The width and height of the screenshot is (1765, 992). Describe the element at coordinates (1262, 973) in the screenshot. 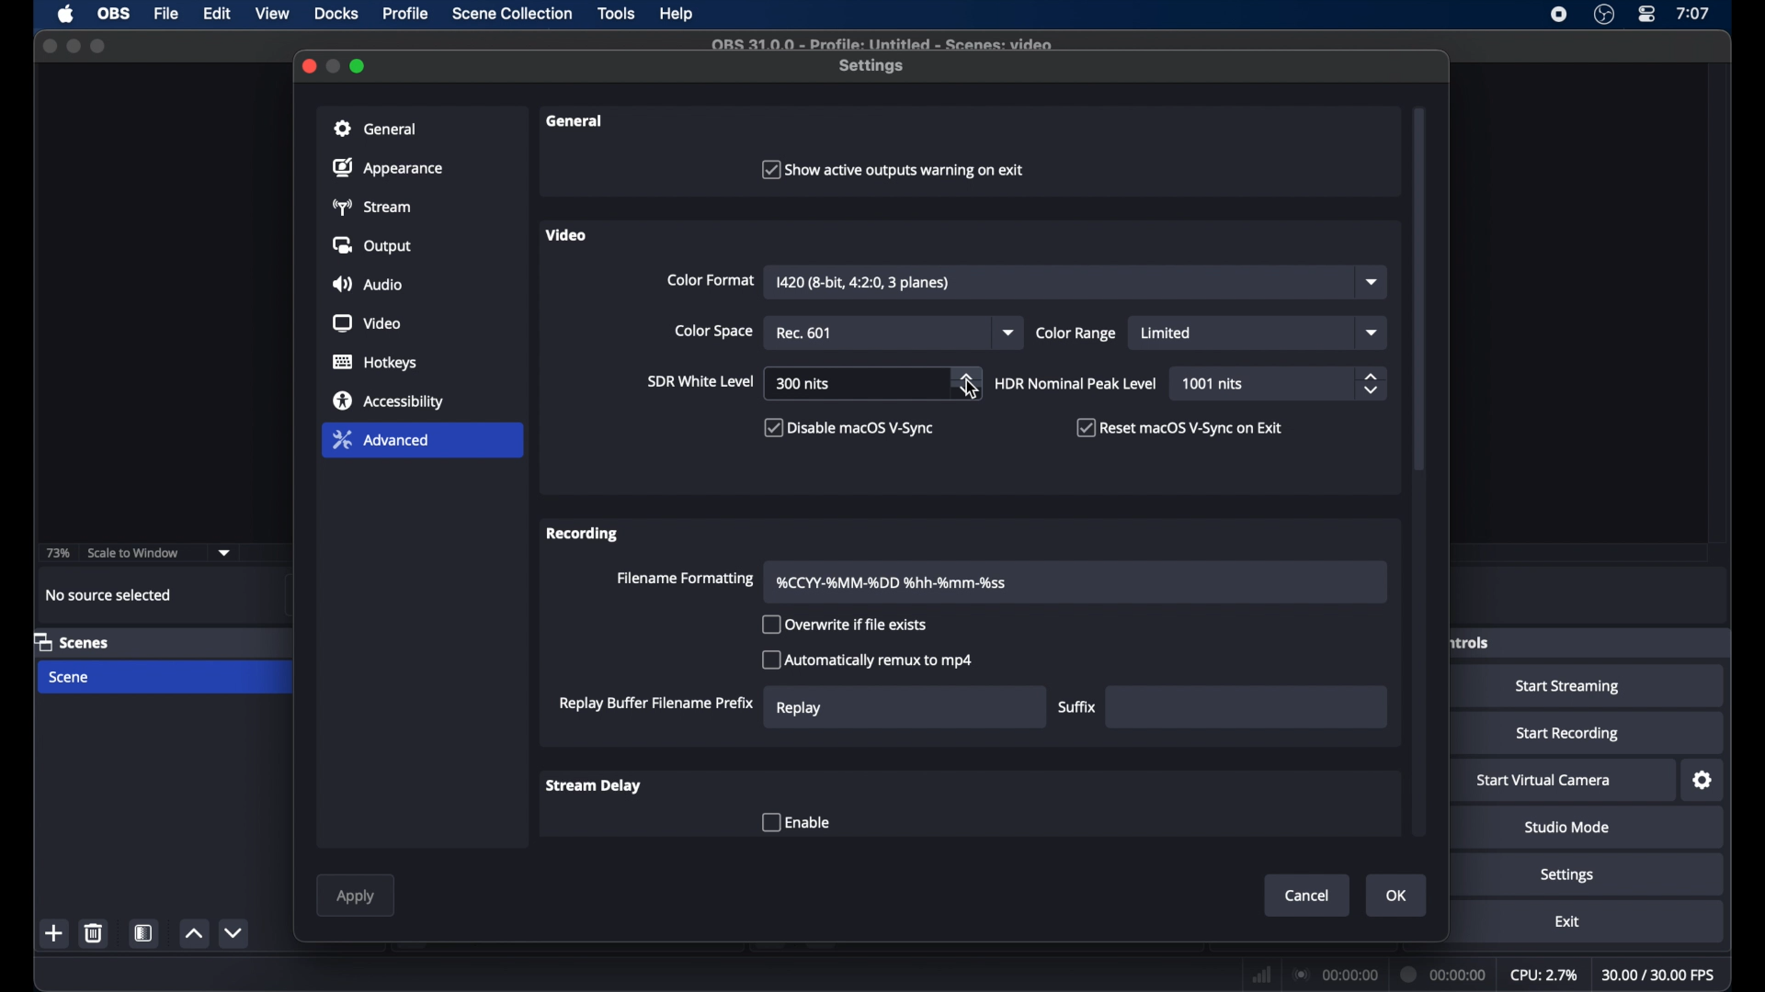

I see `network` at that location.